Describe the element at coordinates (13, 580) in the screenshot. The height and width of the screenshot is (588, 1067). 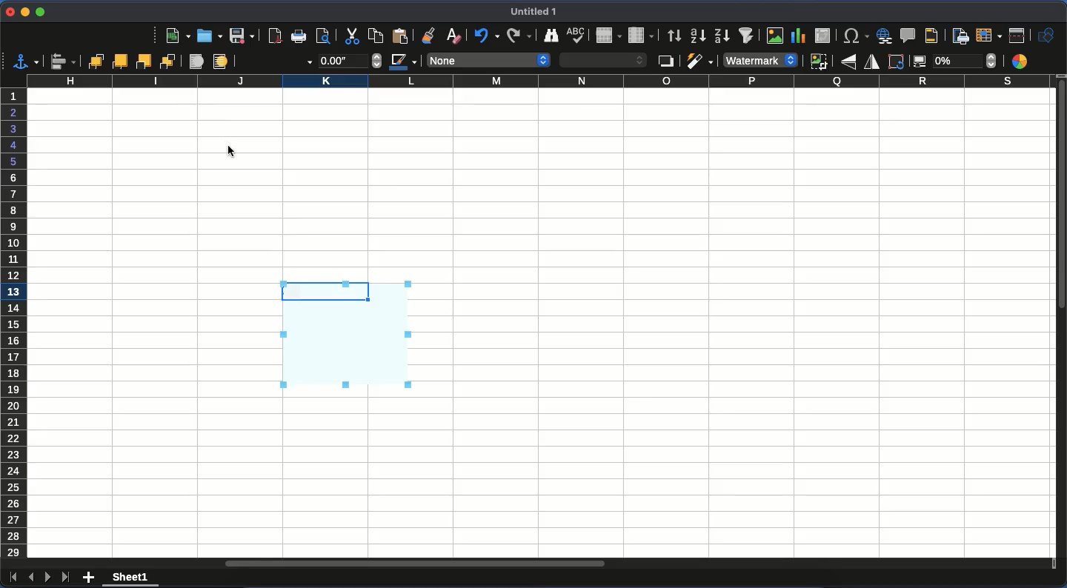
I see `first sheet` at that location.